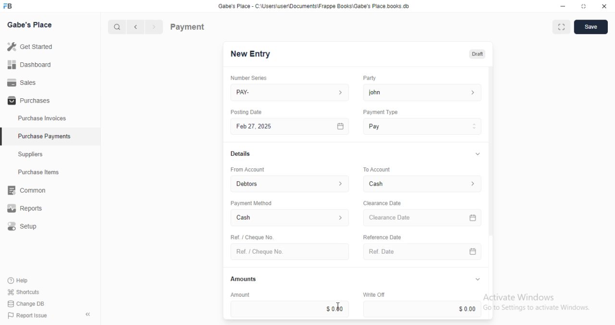 The height and width of the screenshot is (325, 615). What do you see at coordinates (561, 28) in the screenshot?
I see `fit to window` at bounding box center [561, 28].